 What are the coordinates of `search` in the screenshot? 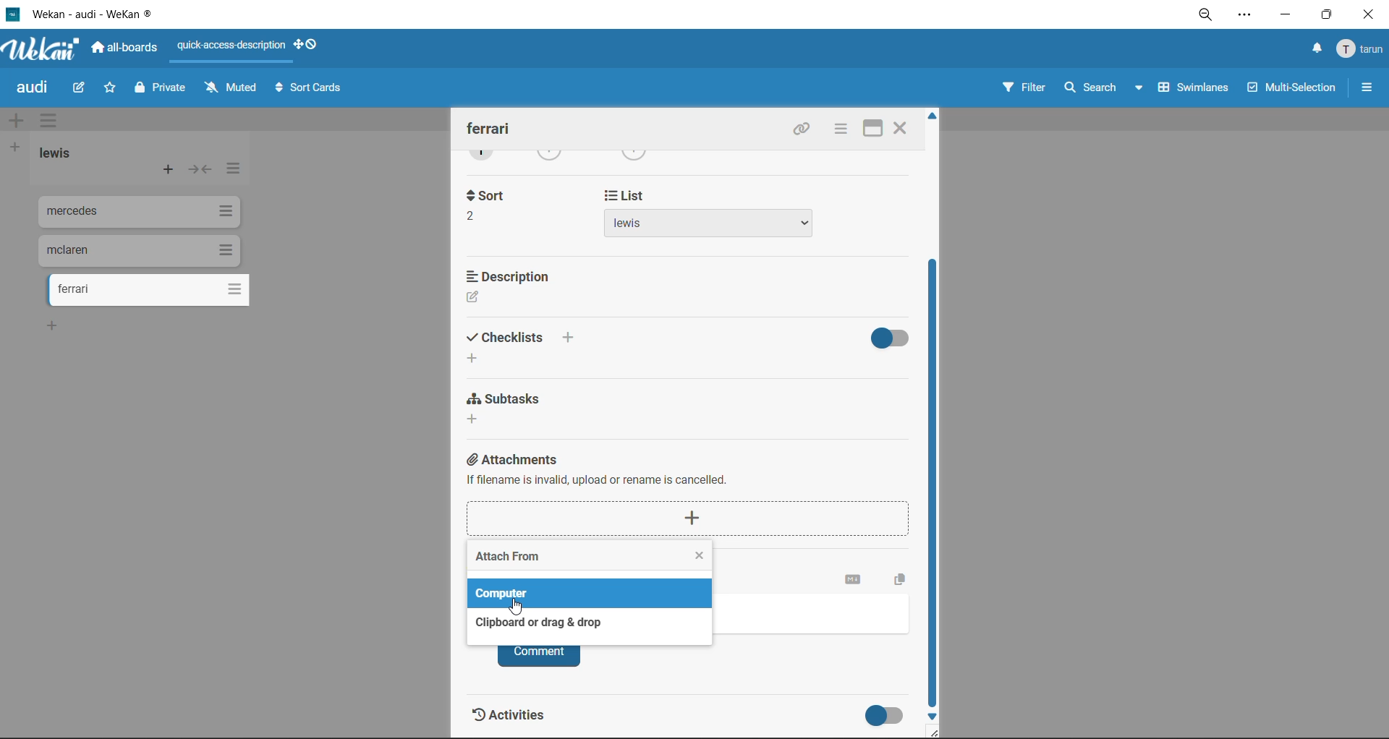 It's located at (1105, 87).